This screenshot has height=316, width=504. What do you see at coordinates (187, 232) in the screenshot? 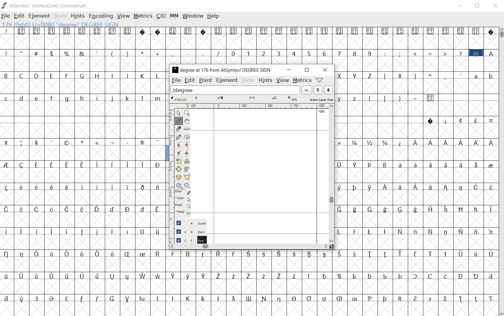
I see `background` at bounding box center [187, 232].